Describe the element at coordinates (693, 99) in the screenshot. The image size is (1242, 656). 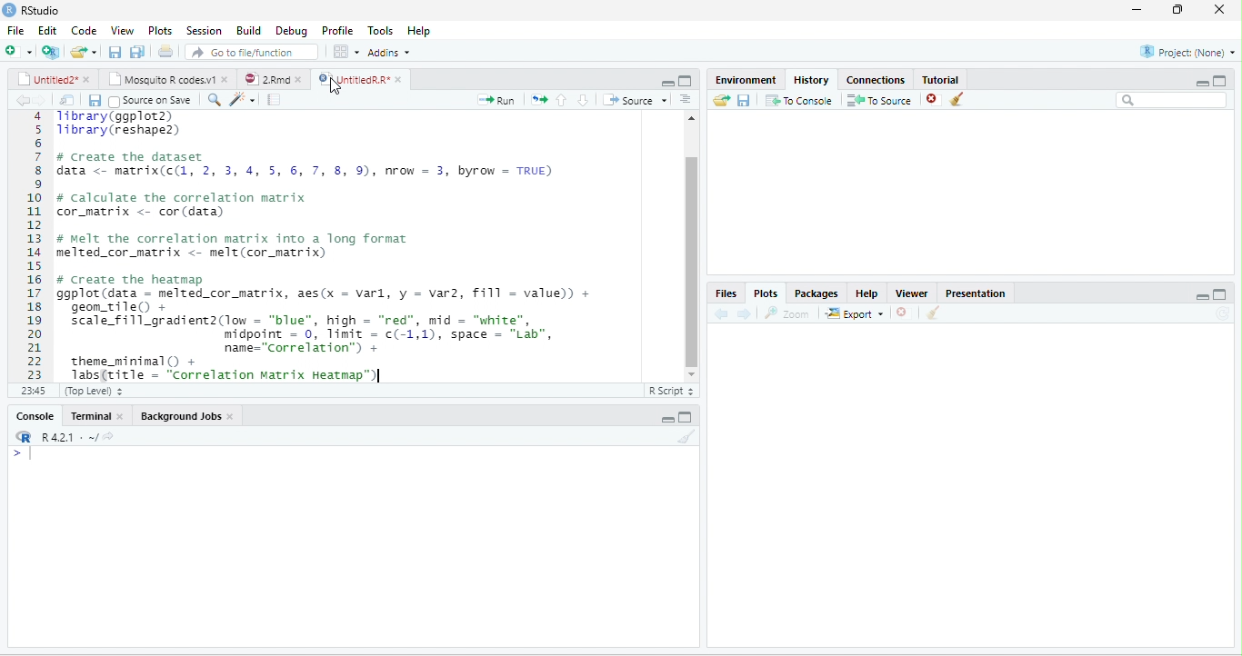
I see `` at that location.